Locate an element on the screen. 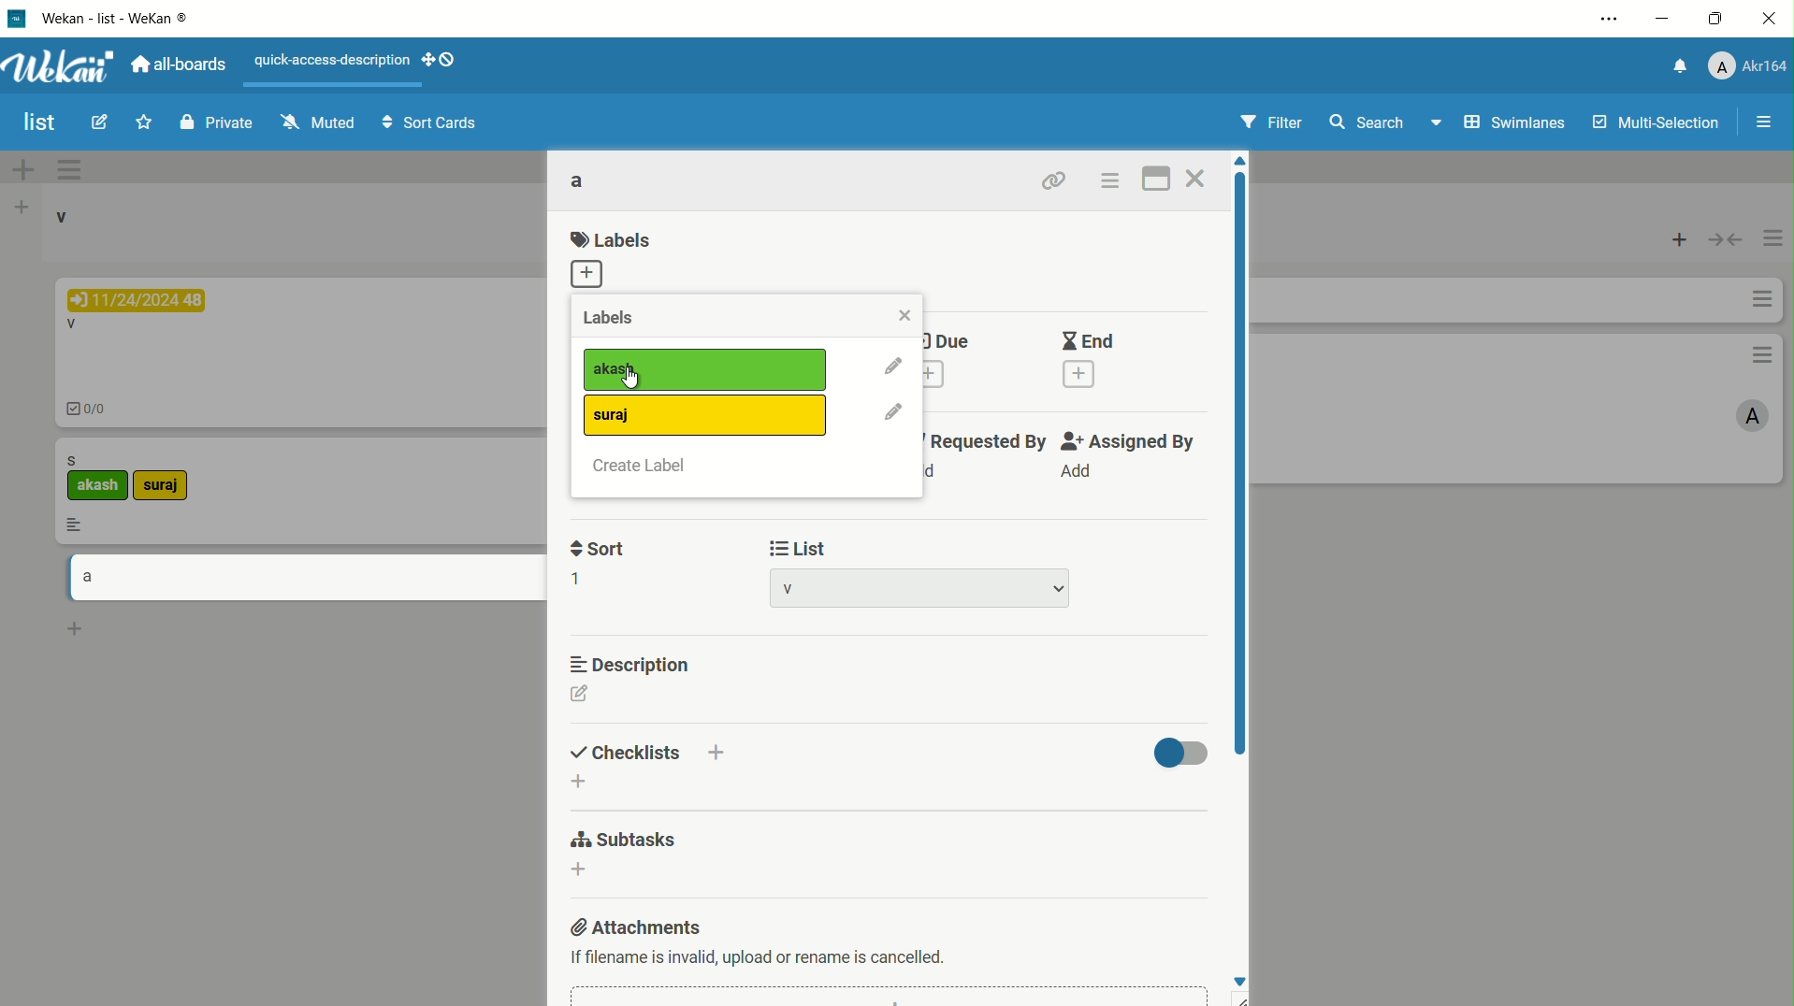 Image resolution: width=1794 pixels, height=1006 pixels. suraj is located at coordinates (182, 484).